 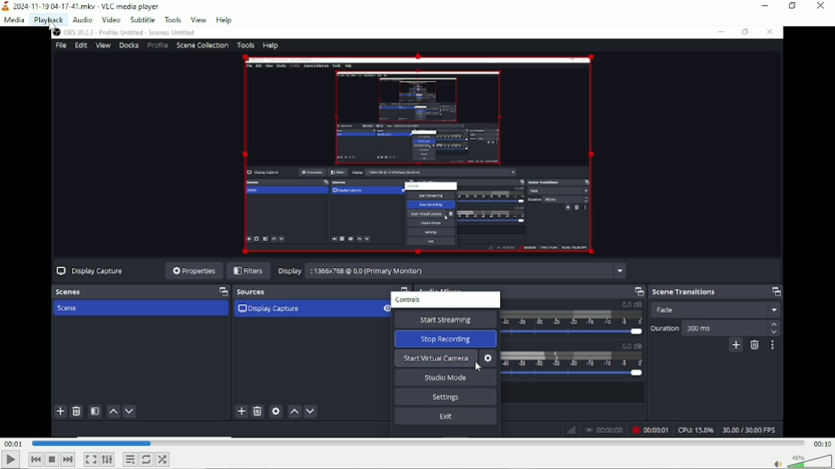 I want to click on Video, so click(x=111, y=19).